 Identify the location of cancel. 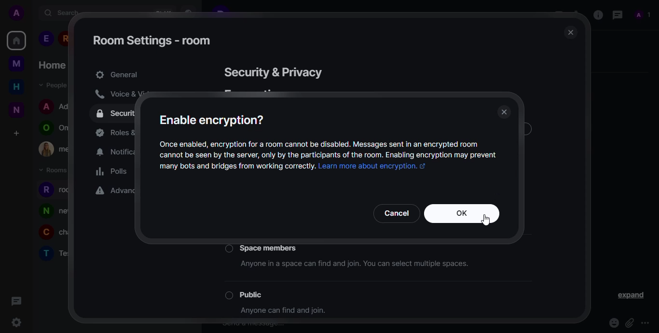
(397, 212).